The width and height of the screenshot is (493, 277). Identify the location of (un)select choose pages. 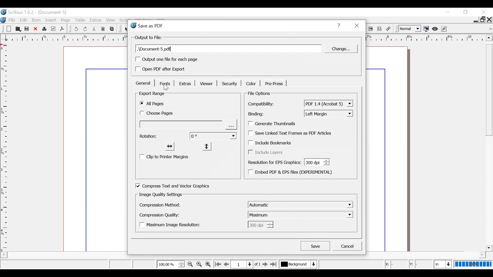
(161, 113).